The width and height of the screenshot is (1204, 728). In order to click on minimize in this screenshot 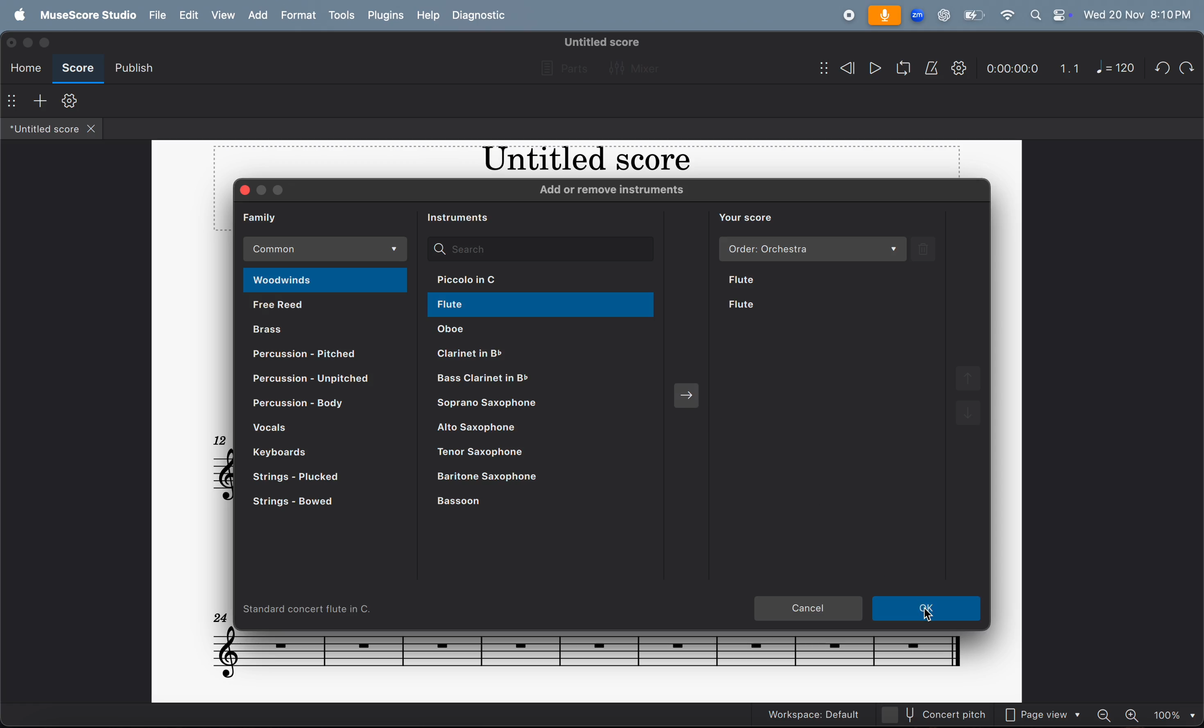, I will do `click(263, 189)`.